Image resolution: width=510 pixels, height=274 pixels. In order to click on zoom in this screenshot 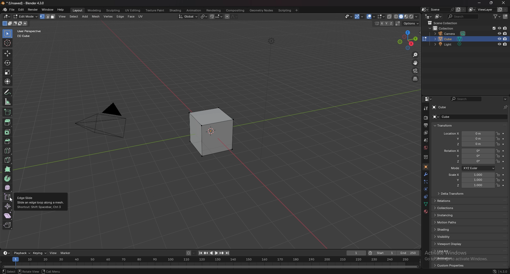, I will do `click(415, 55)`.